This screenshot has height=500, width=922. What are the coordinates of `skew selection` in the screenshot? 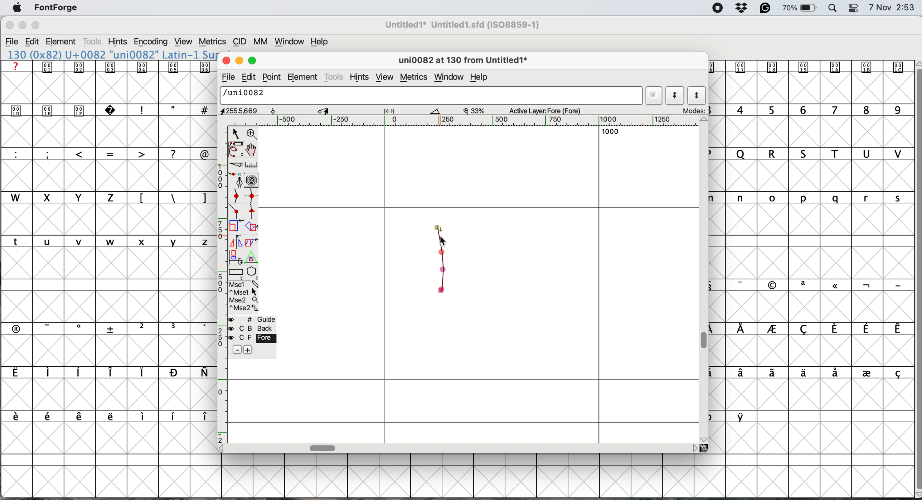 It's located at (250, 242).